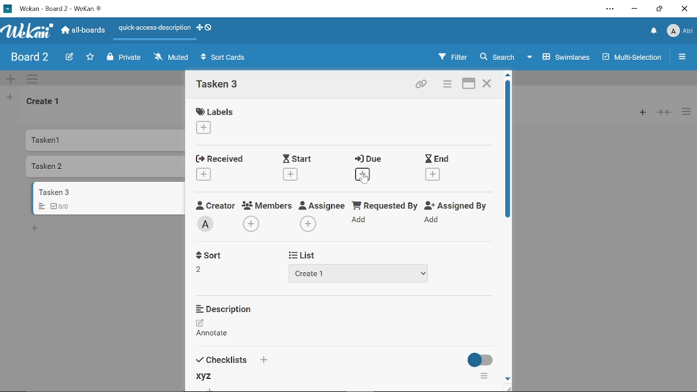  I want to click on Card titled "Tasken 3", so click(107, 192).